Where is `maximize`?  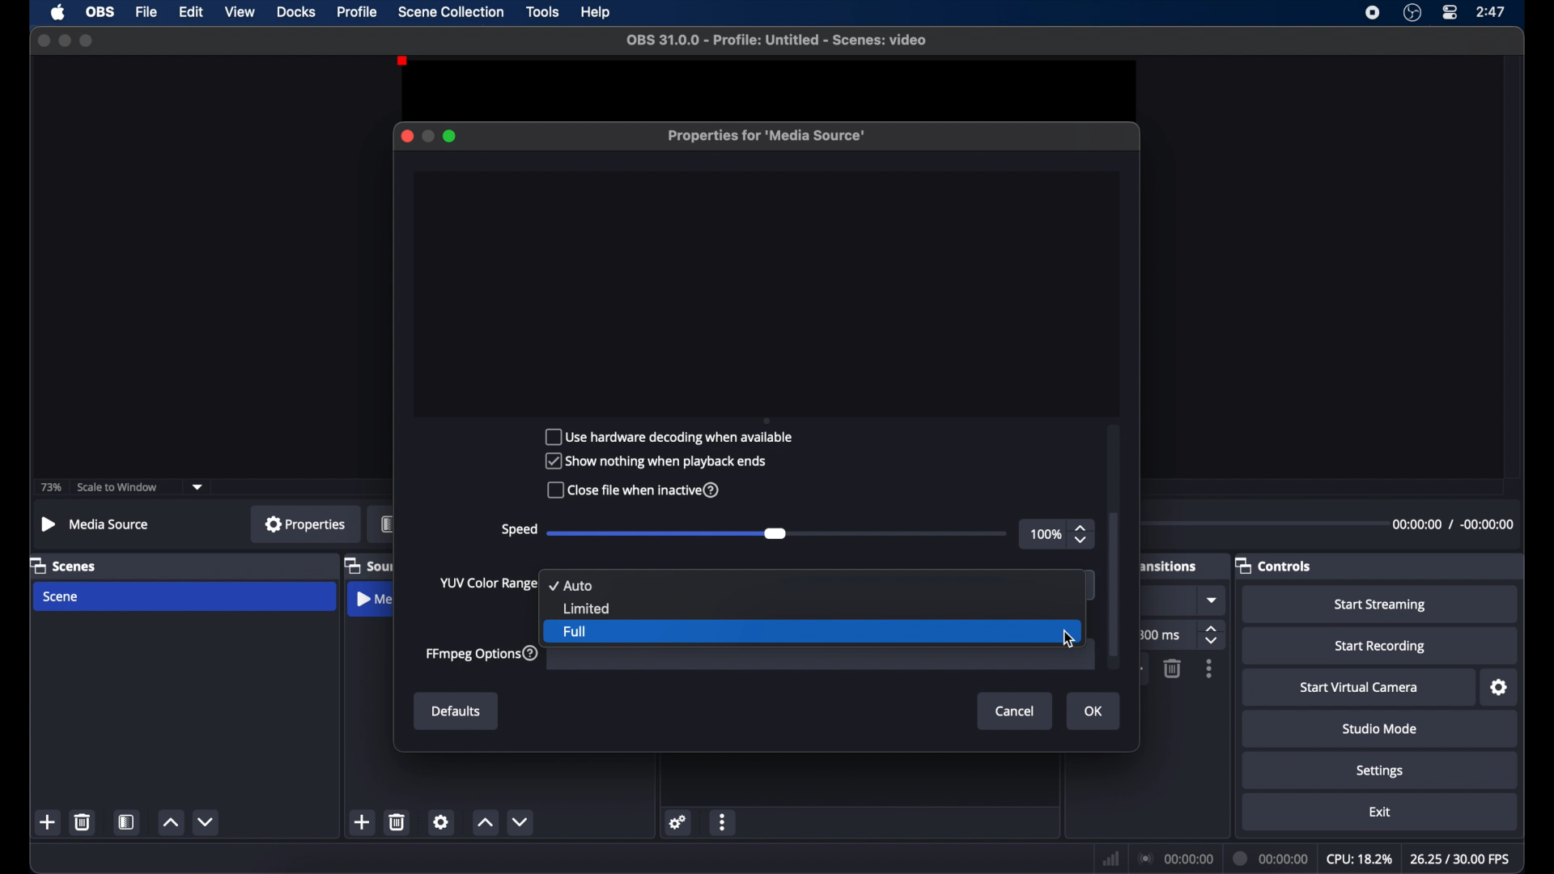 maximize is located at coordinates (87, 41).